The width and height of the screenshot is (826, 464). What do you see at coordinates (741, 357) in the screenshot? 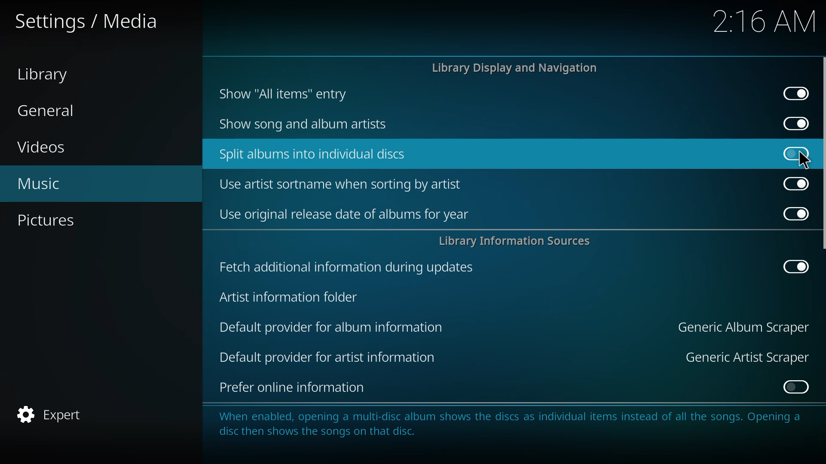
I see `generic` at bounding box center [741, 357].